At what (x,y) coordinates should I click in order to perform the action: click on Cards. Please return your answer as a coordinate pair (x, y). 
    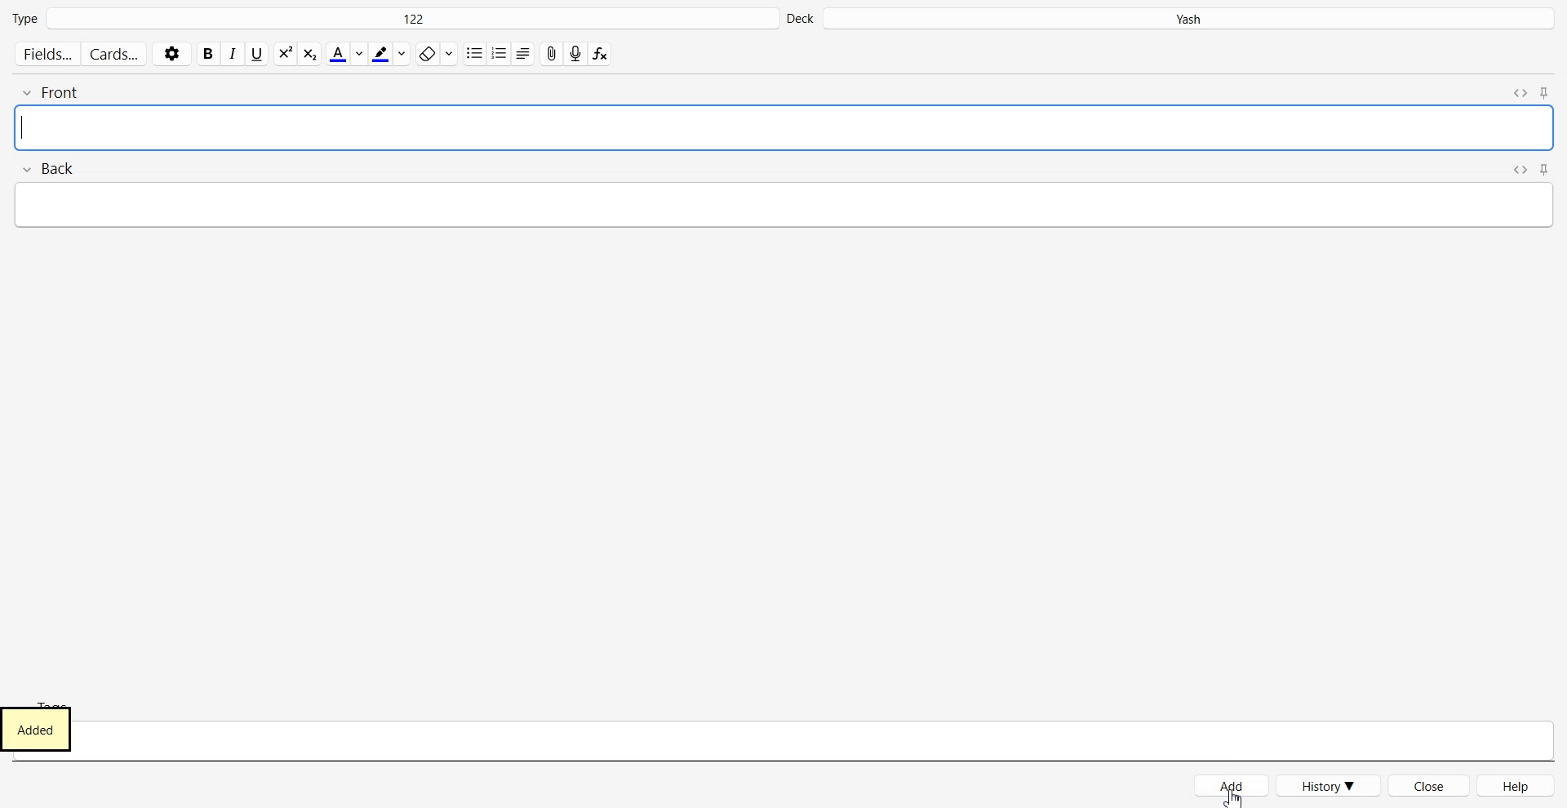
    Looking at the image, I should click on (115, 54).